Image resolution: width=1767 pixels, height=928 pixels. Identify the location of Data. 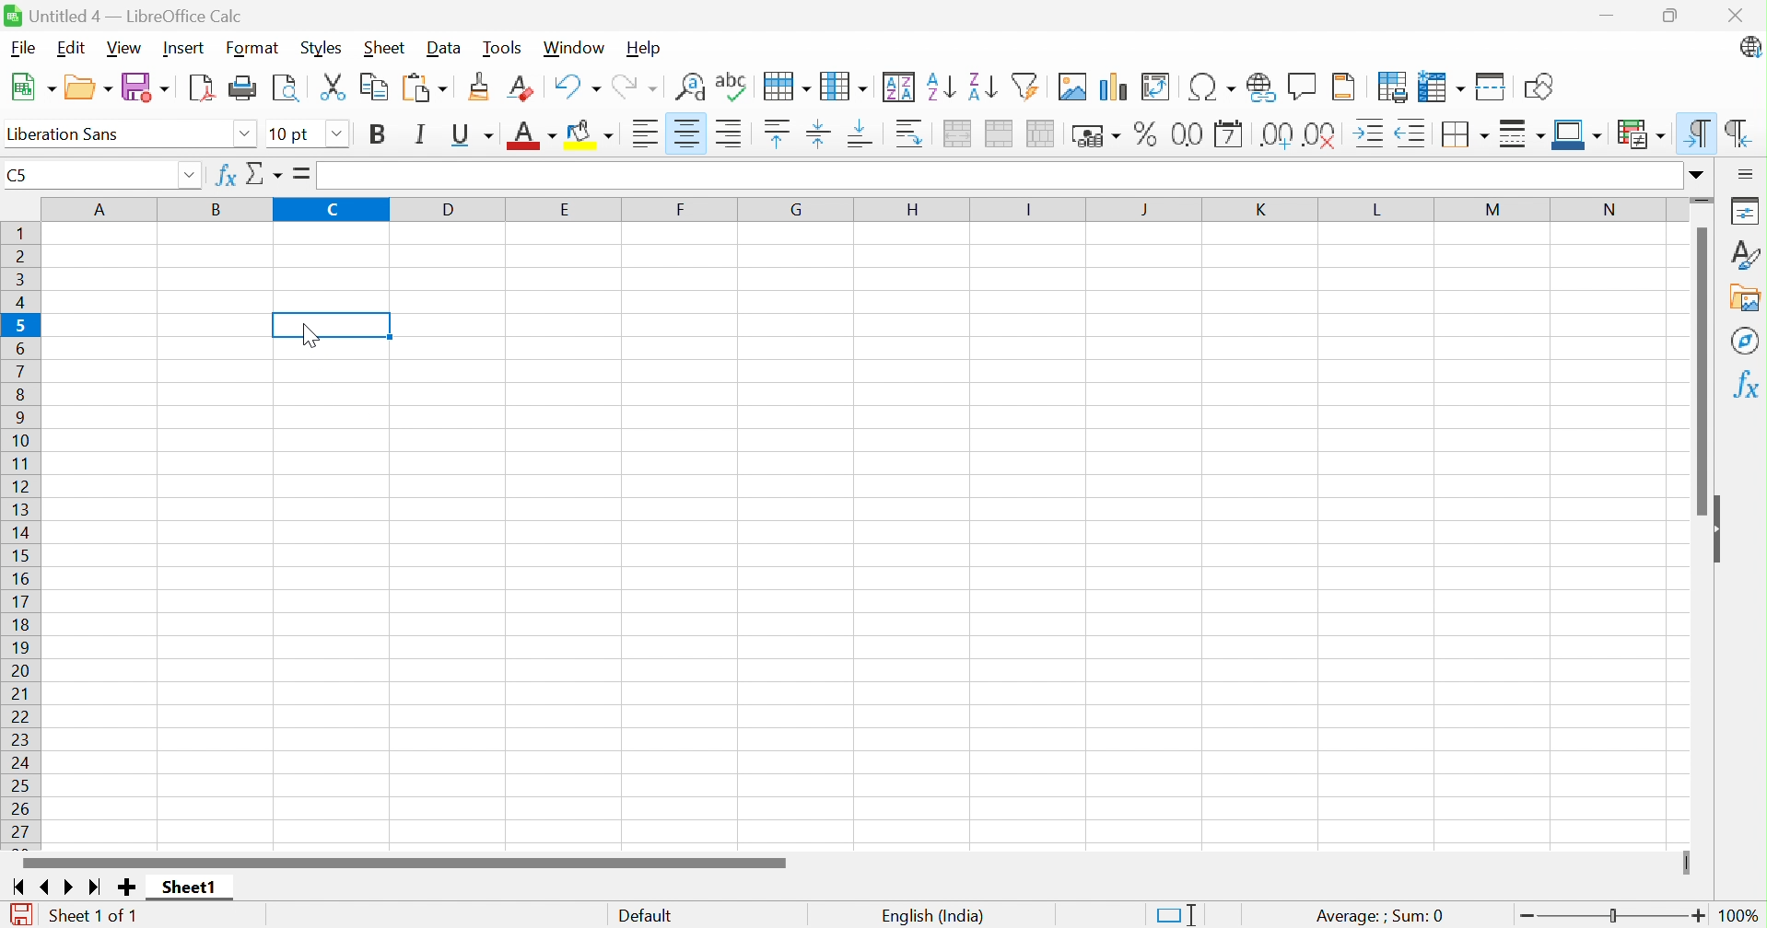
(447, 47).